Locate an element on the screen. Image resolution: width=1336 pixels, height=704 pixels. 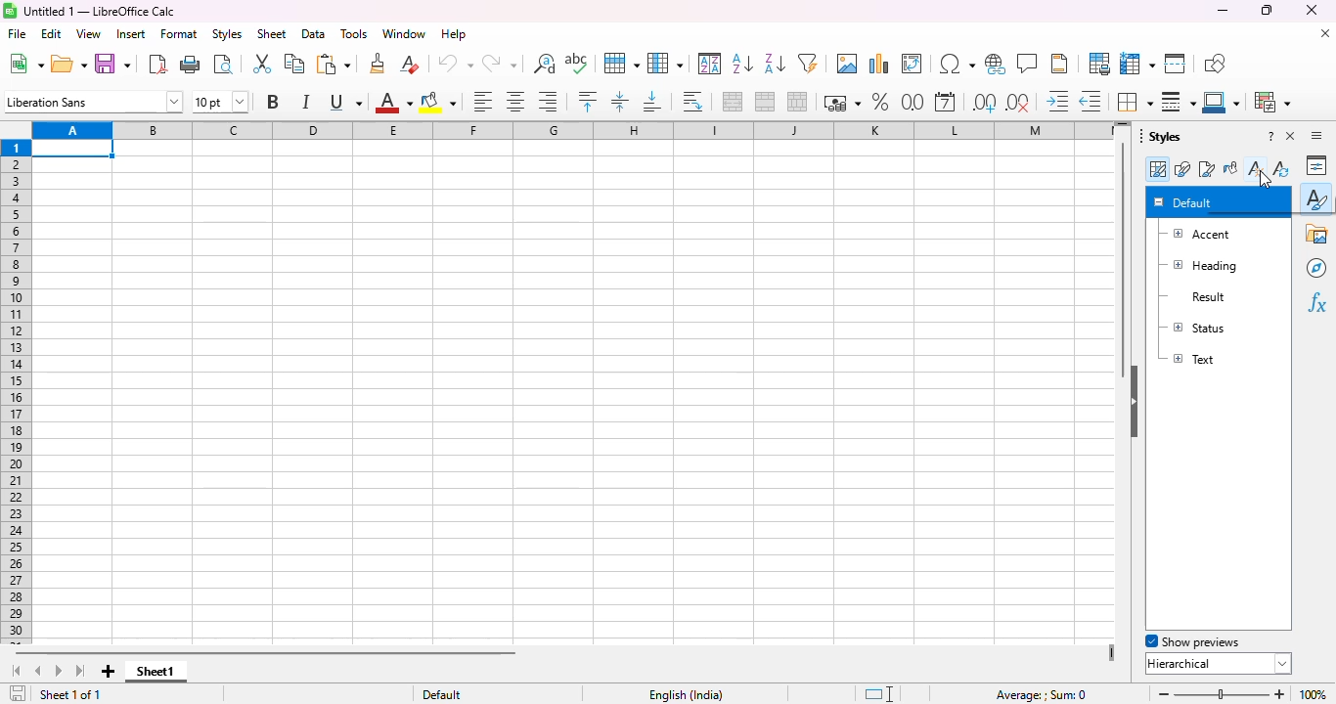
logo is located at coordinates (10, 11).